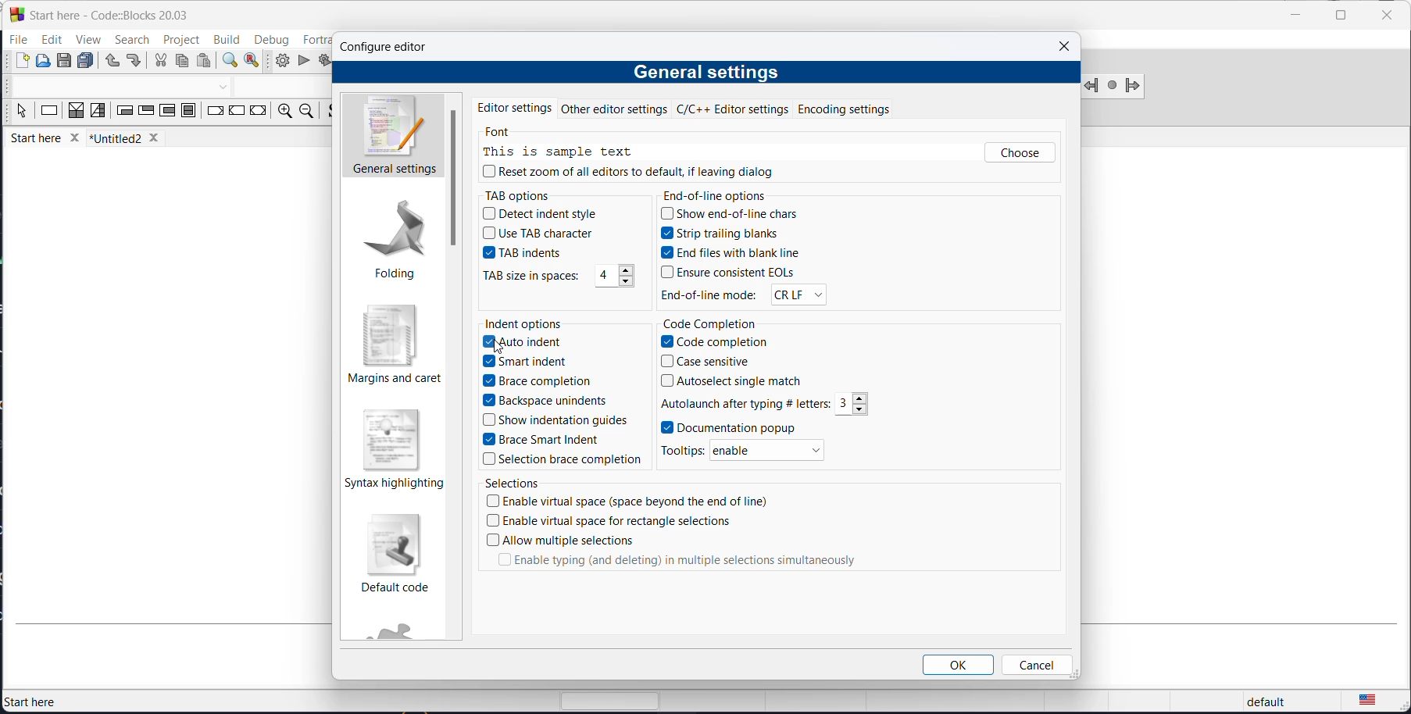  I want to click on selection brace checkbox, so click(566, 458).